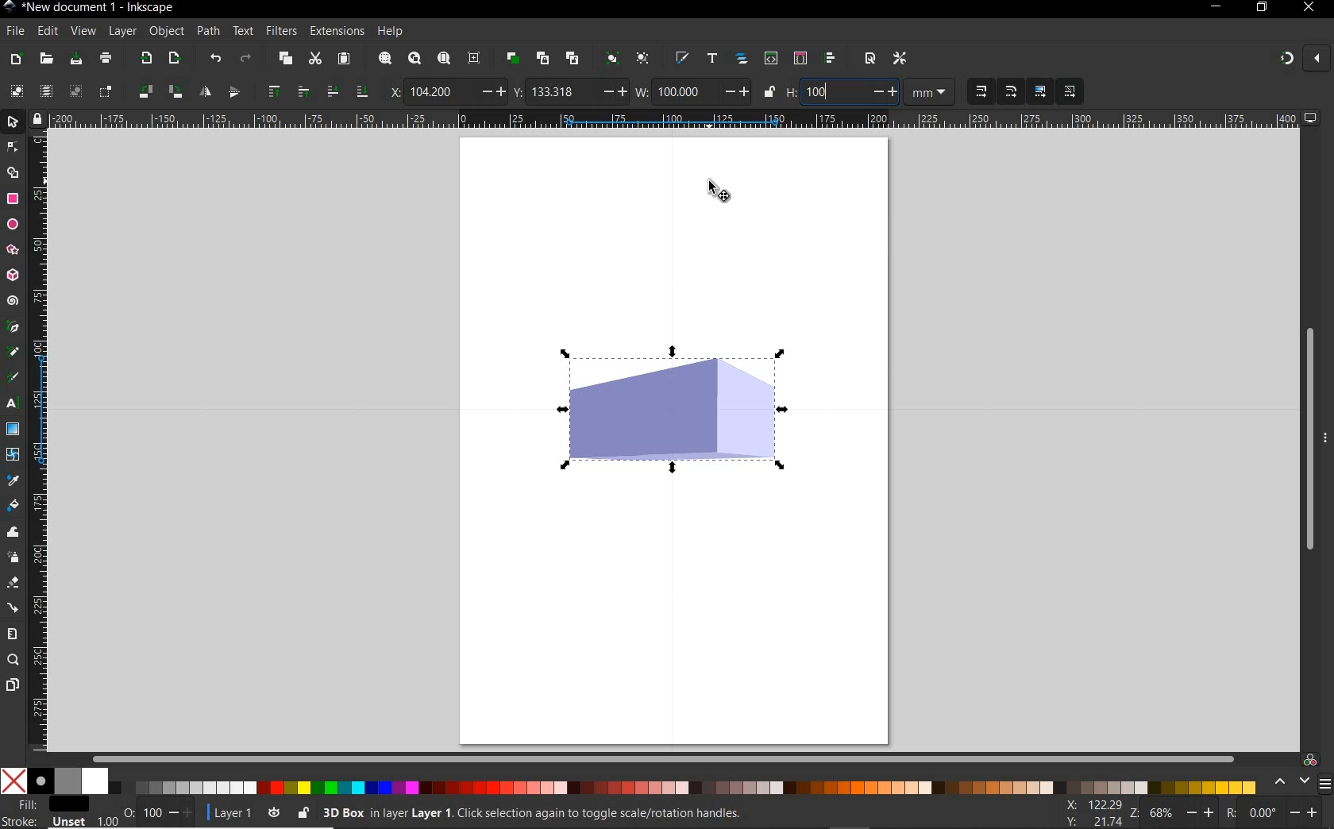 This screenshot has height=829, width=1334. What do you see at coordinates (1326, 437) in the screenshot?
I see `more options` at bounding box center [1326, 437].